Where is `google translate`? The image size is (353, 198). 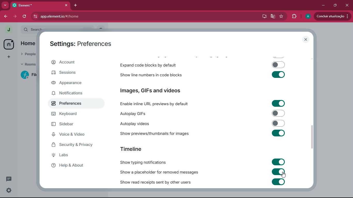 google translate is located at coordinates (273, 16).